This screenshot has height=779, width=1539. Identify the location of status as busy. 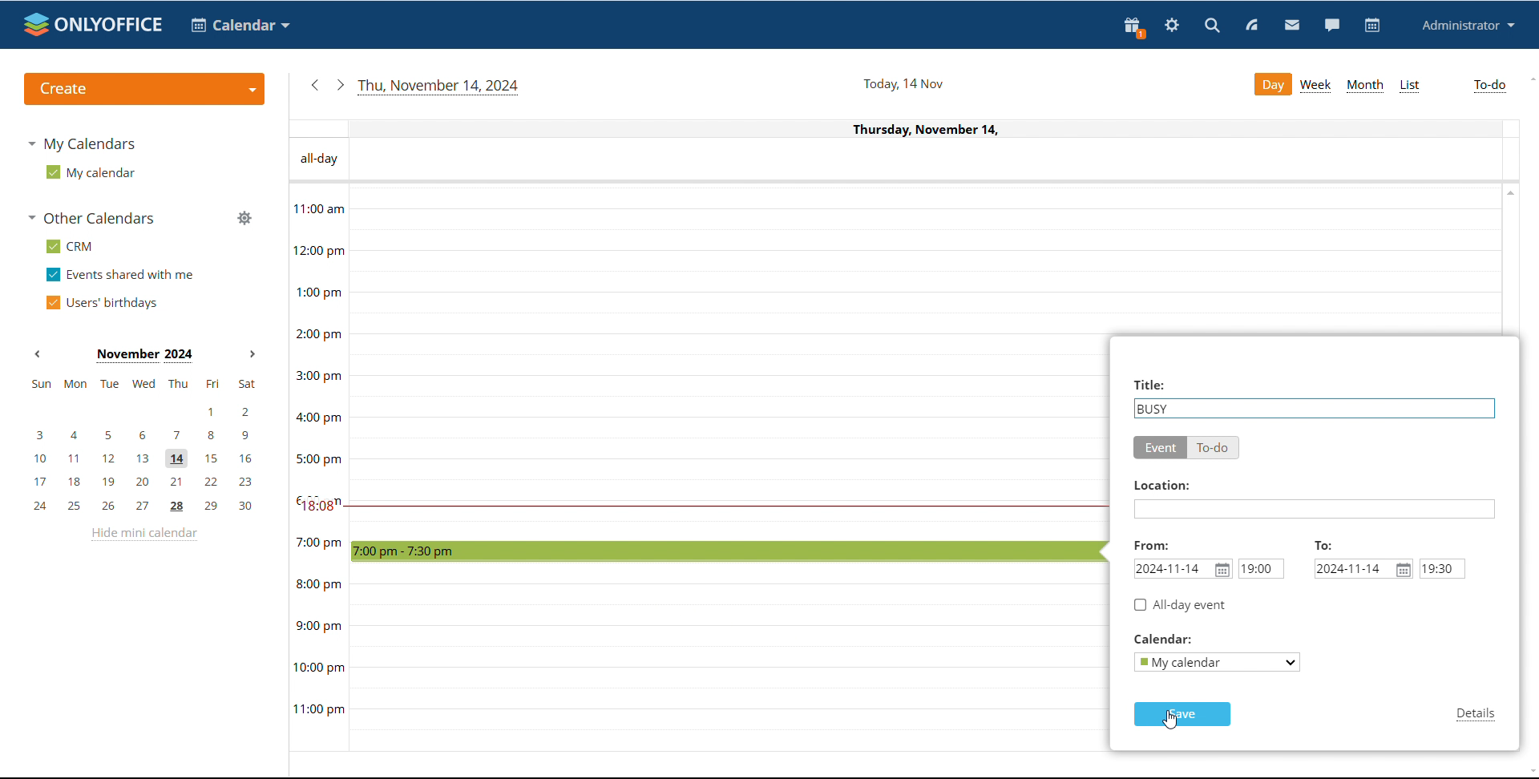
(1152, 409).